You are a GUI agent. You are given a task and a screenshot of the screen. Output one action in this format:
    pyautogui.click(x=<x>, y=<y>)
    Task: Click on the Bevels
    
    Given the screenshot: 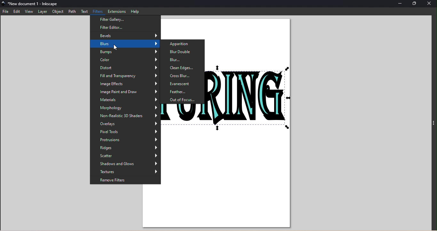 What is the action you would take?
    pyautogui.click(x=125, y=36)
    